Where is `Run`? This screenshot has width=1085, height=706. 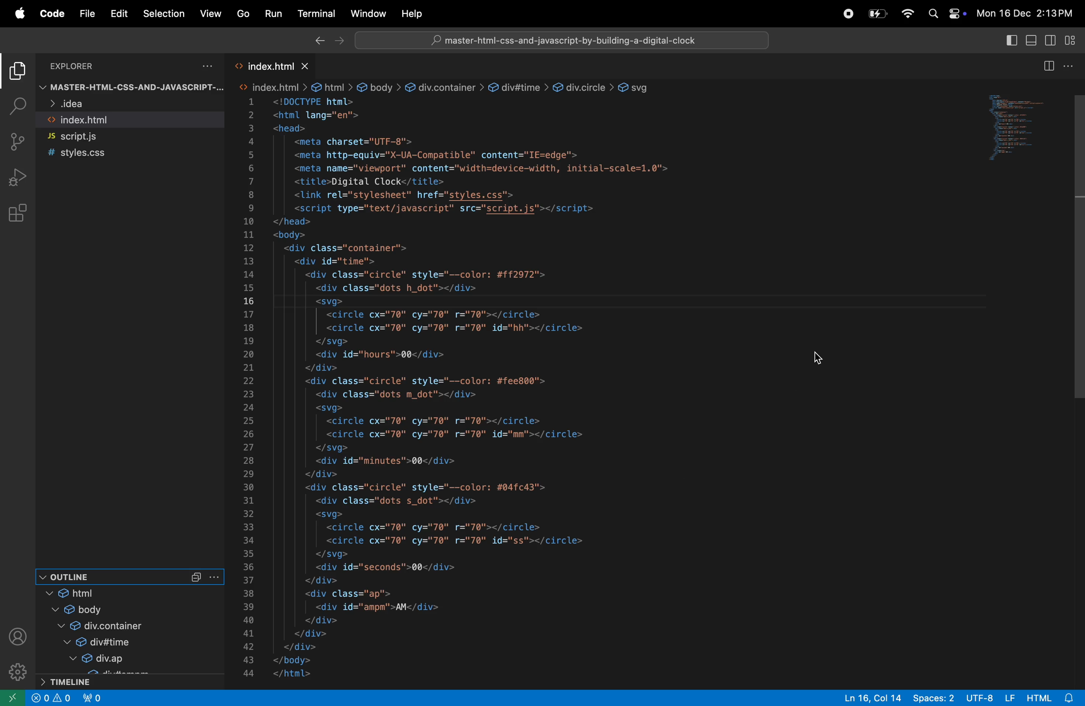
Run is located at coordinates (273, 13).